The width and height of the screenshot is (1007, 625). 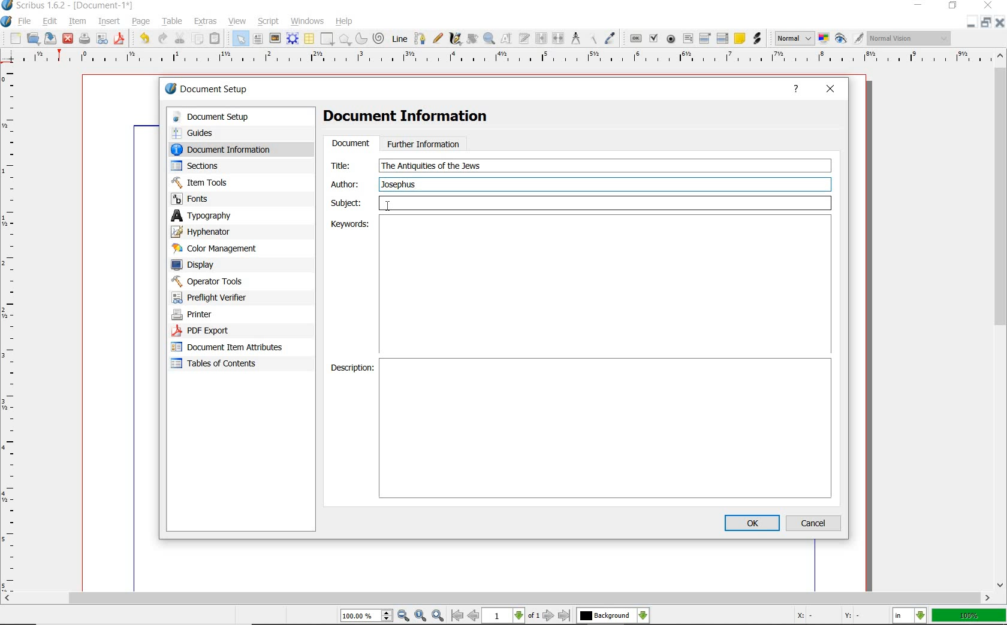 I want to click on cursor, so click(x=388, y=207).